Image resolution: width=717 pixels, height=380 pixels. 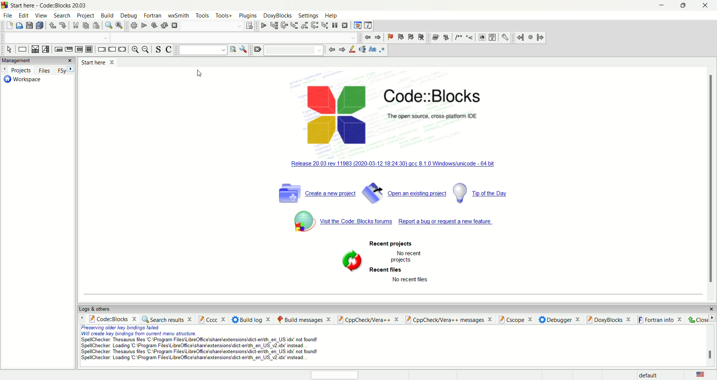 I want to click on doxyblocks, so click(x=609, y=319).